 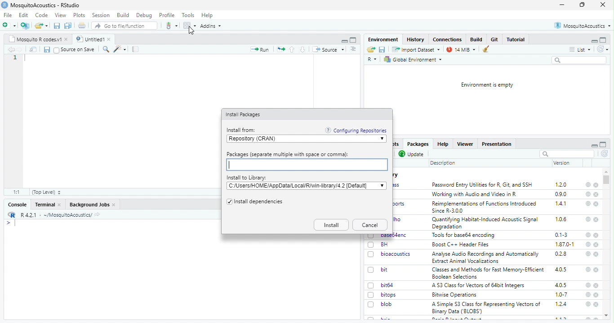 I want to click on Code, so click(x=42, y=15).